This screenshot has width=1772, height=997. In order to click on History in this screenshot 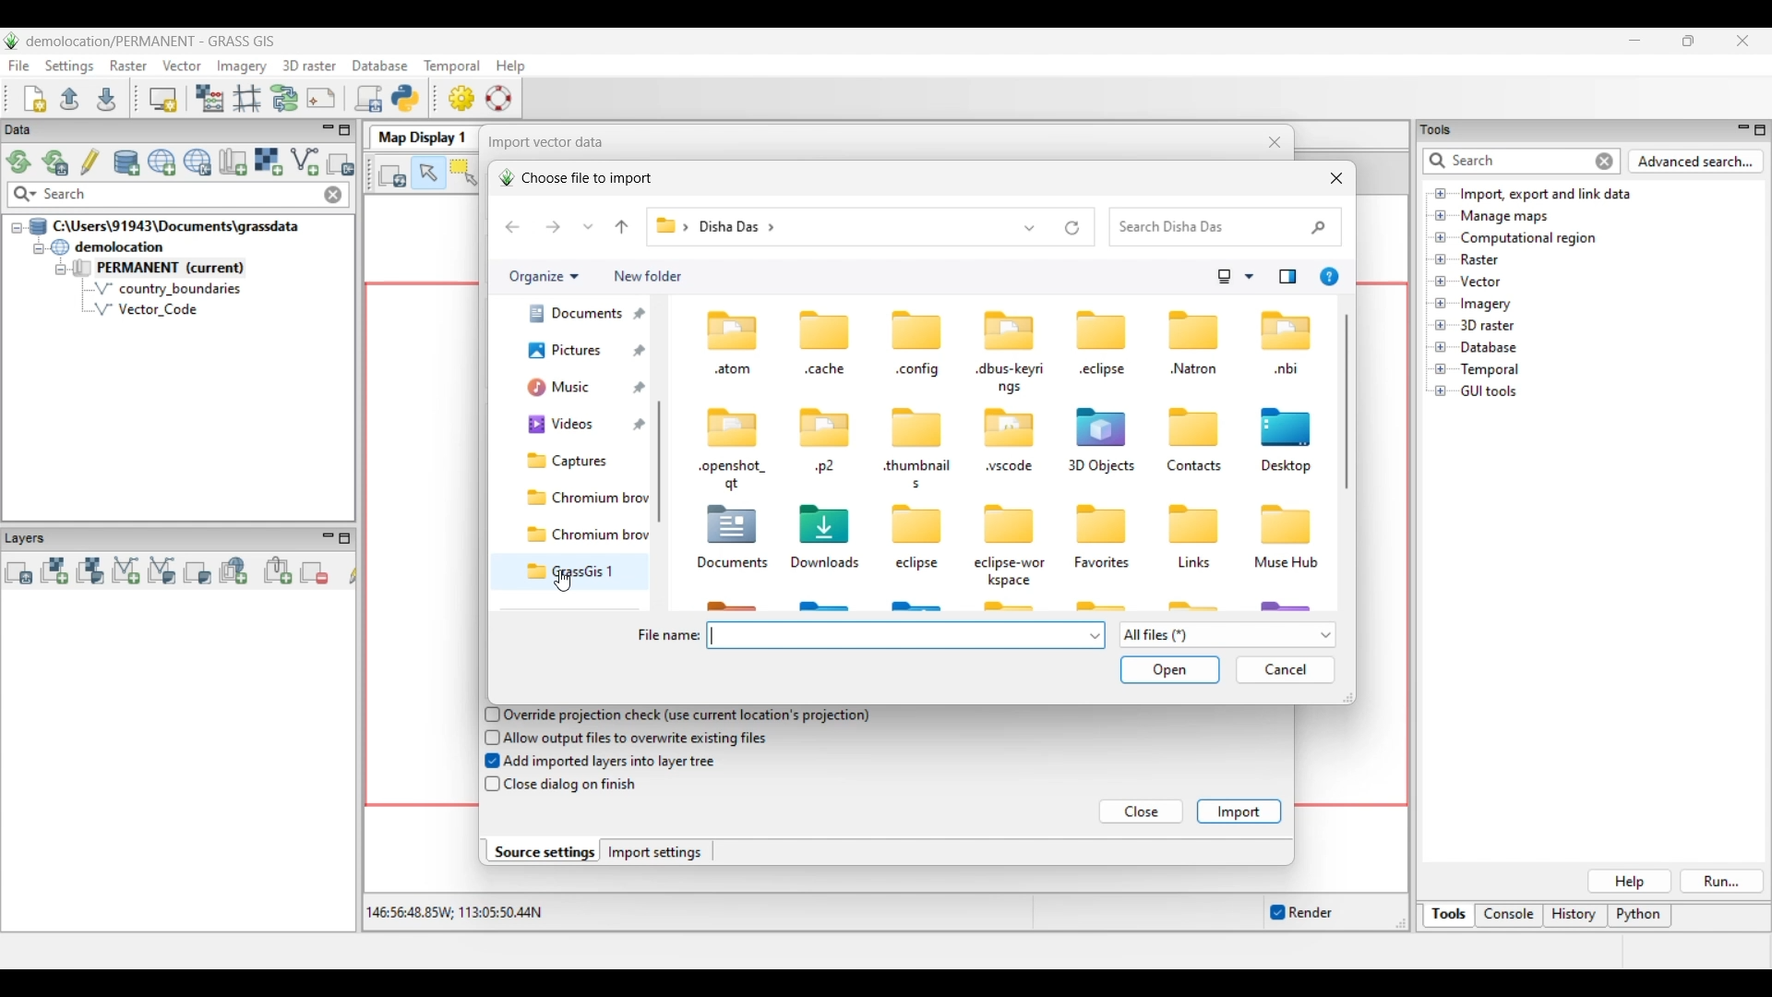, I will do `click(1575, 916)`.